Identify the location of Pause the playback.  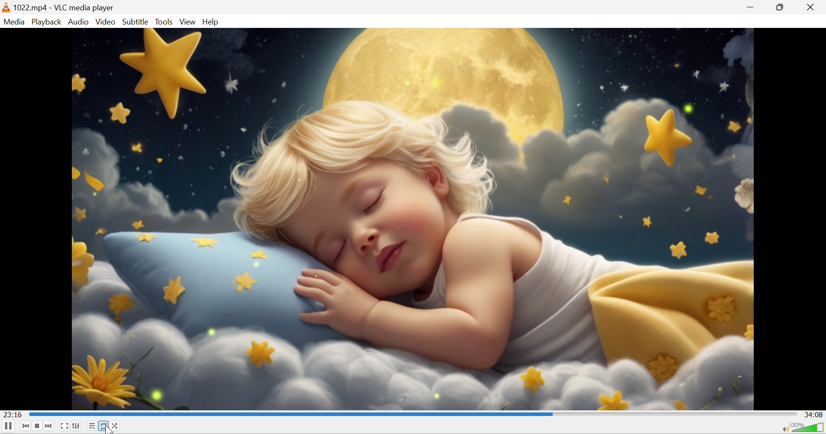
(8, 427).